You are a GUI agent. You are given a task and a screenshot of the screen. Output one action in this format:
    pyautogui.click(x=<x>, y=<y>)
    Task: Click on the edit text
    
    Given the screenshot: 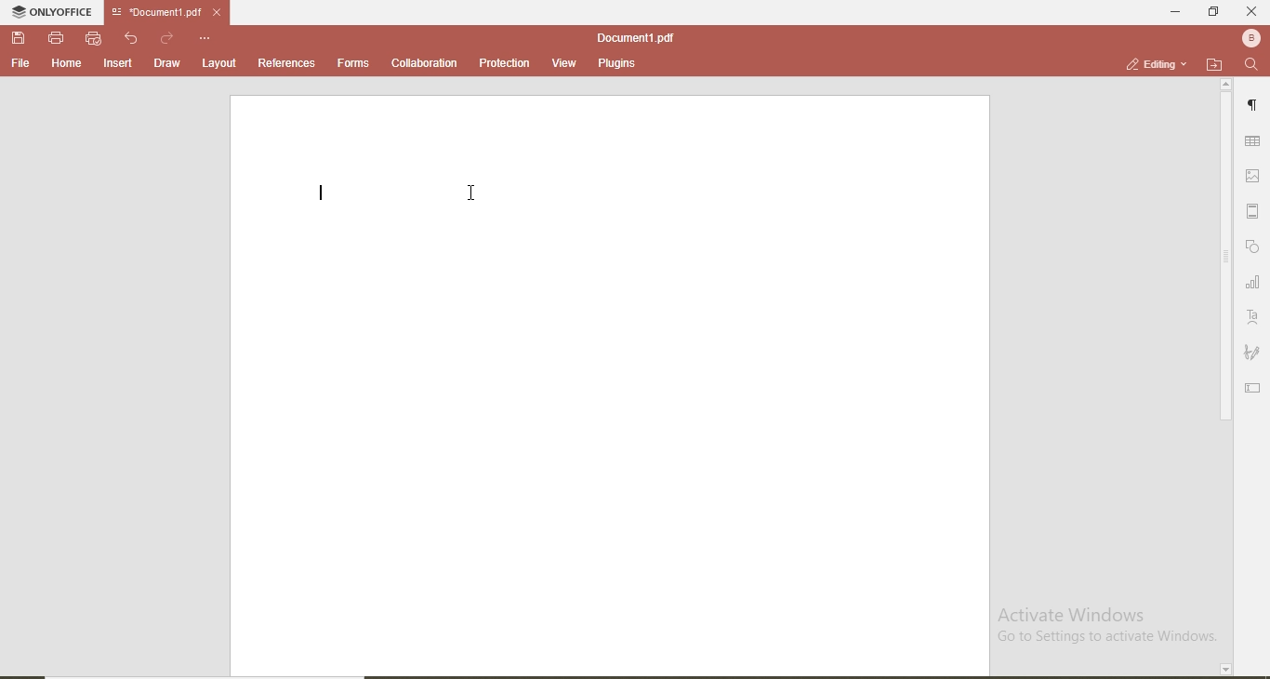 What is the action you would take?
    pyautogui.click(x=1252, y=389)
    